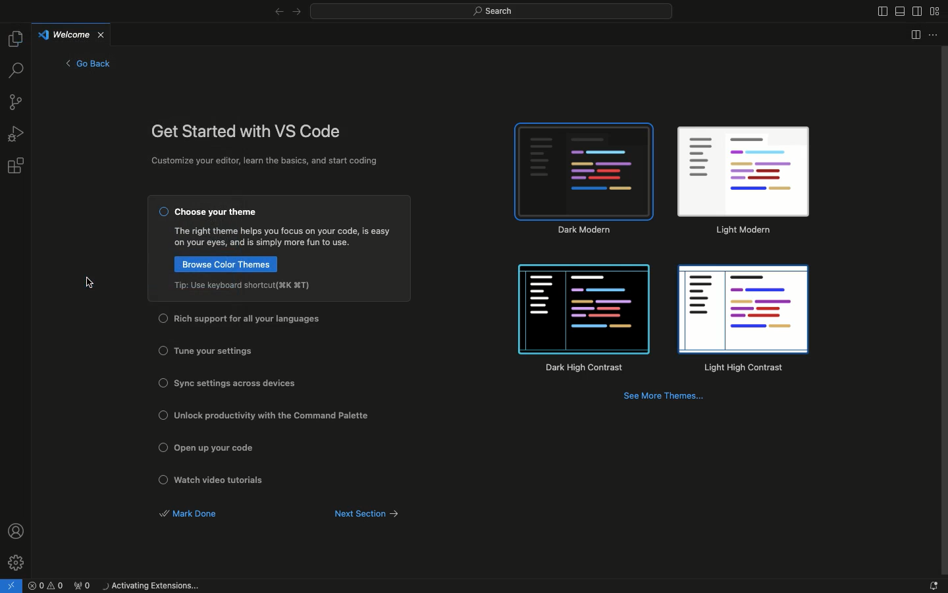 The image size is (948, 593). Describe the element at coordinates (189, 514) in the screenshot. I see `Mark done` at that location.